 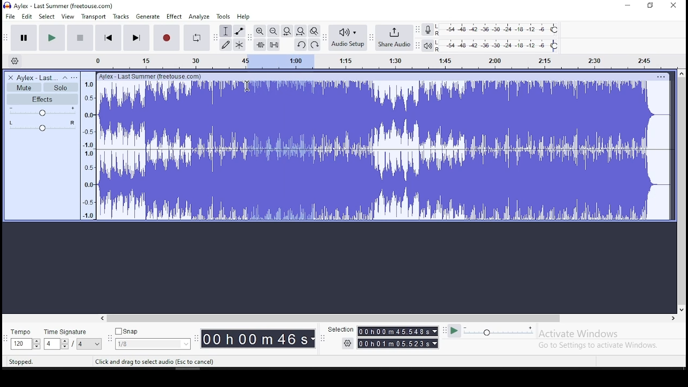 What do you see at coordinates (398, 331) in the screenshot?
I see `00h00m55.989s` at bounding box center [398, 331].